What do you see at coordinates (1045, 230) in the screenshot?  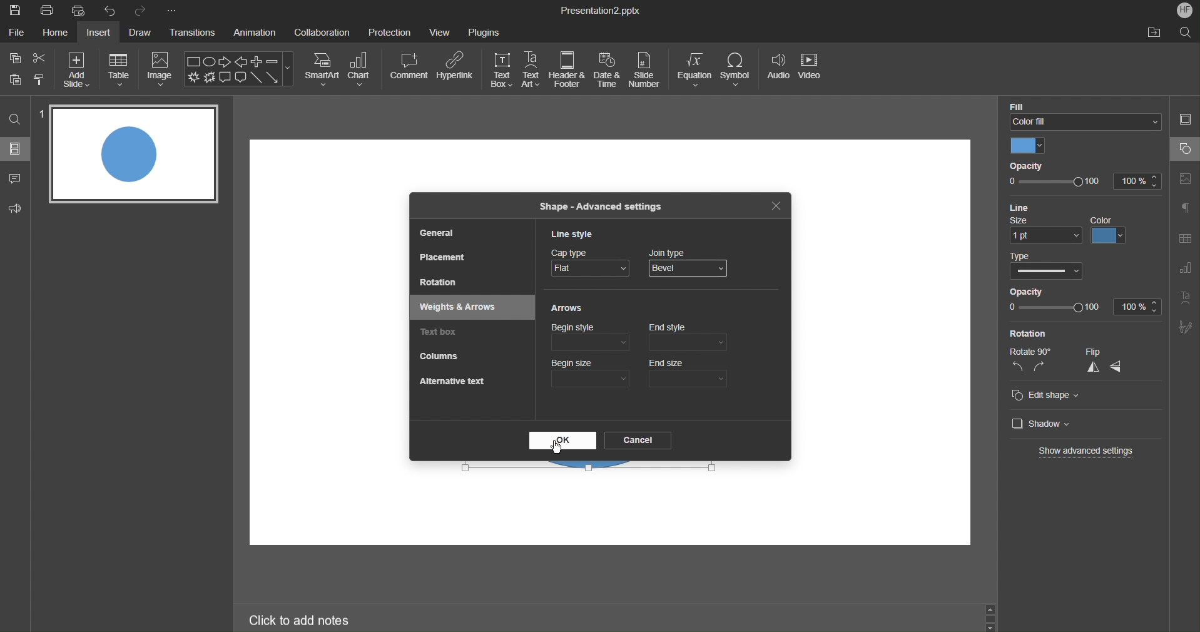 I see `size` at bounding box center [1045, 230].